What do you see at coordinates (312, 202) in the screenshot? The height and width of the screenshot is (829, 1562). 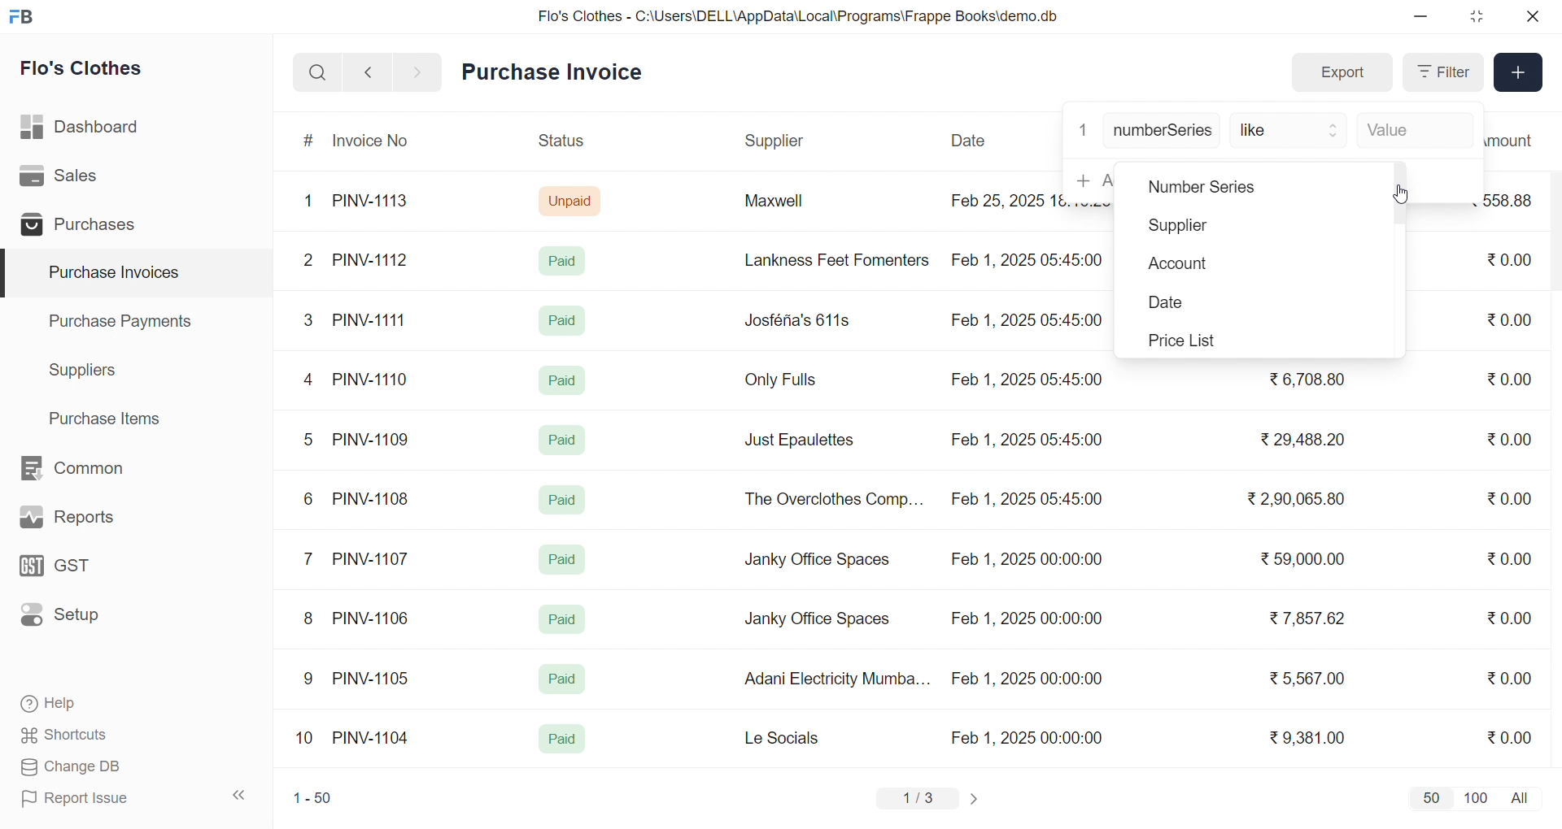 I see `1` at bounding box center [312, 202].